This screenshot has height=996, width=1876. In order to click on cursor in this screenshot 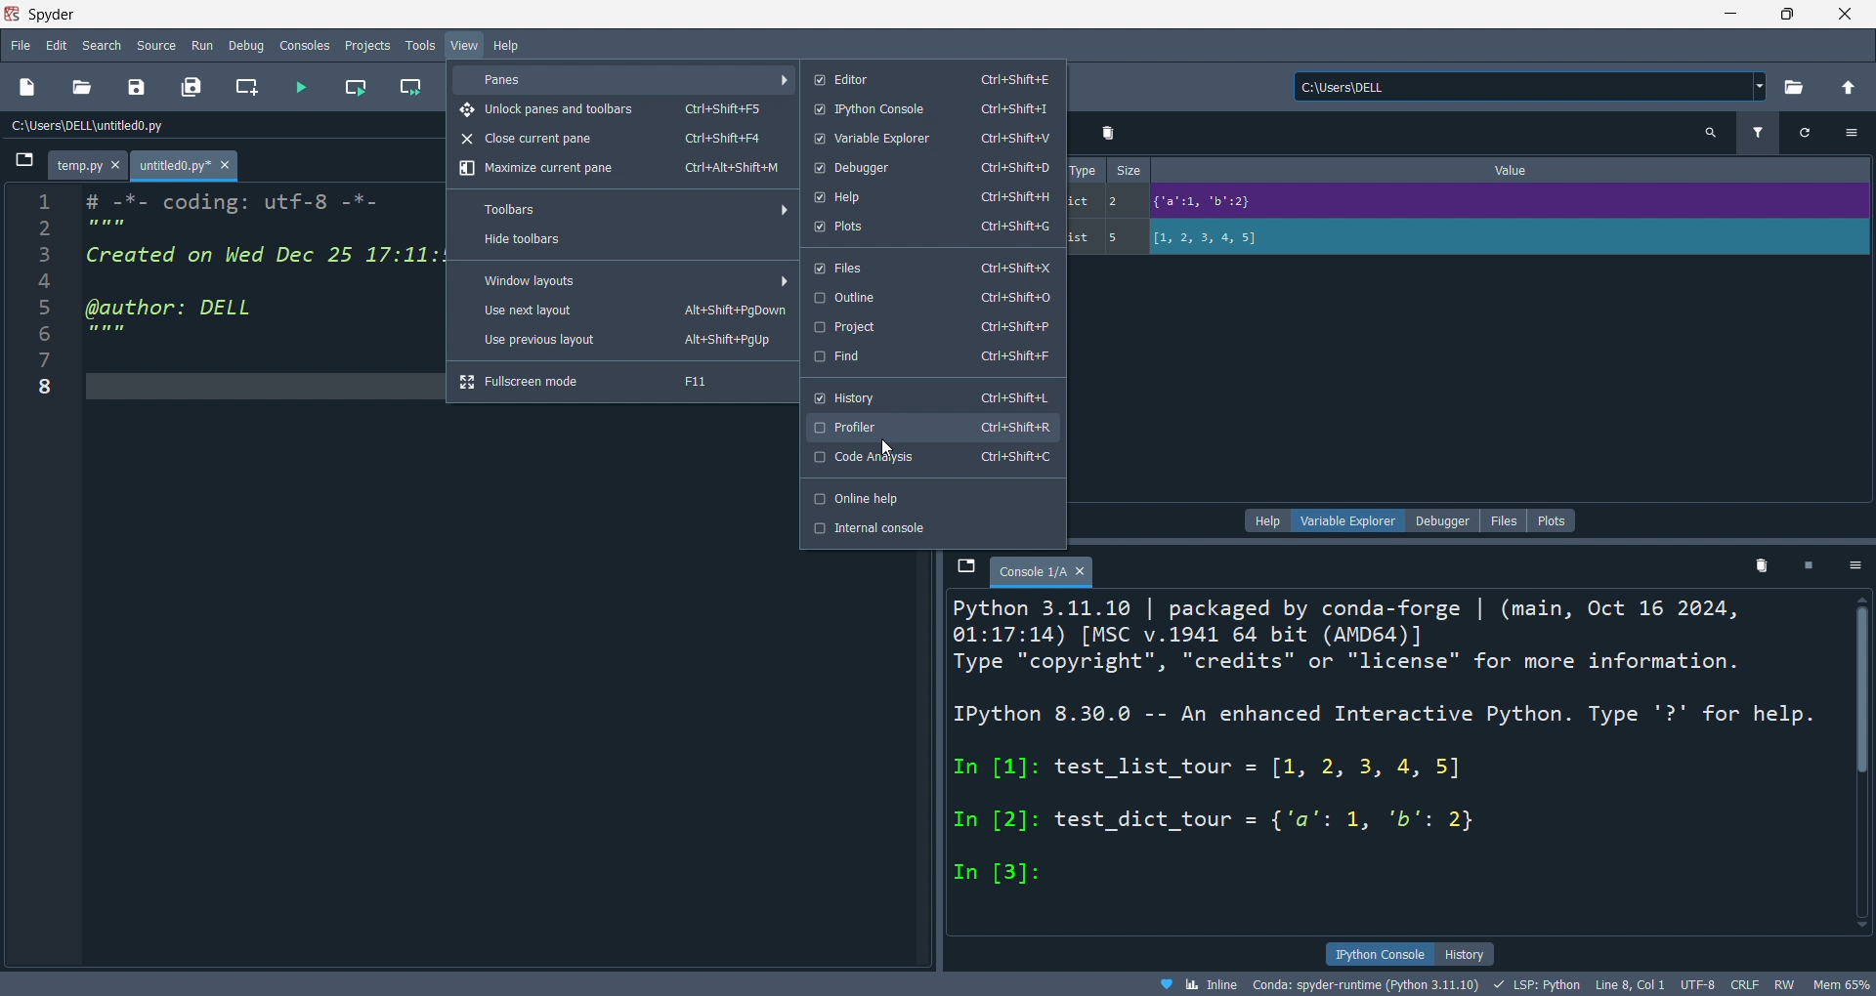, I will do `click(884, 443)`.